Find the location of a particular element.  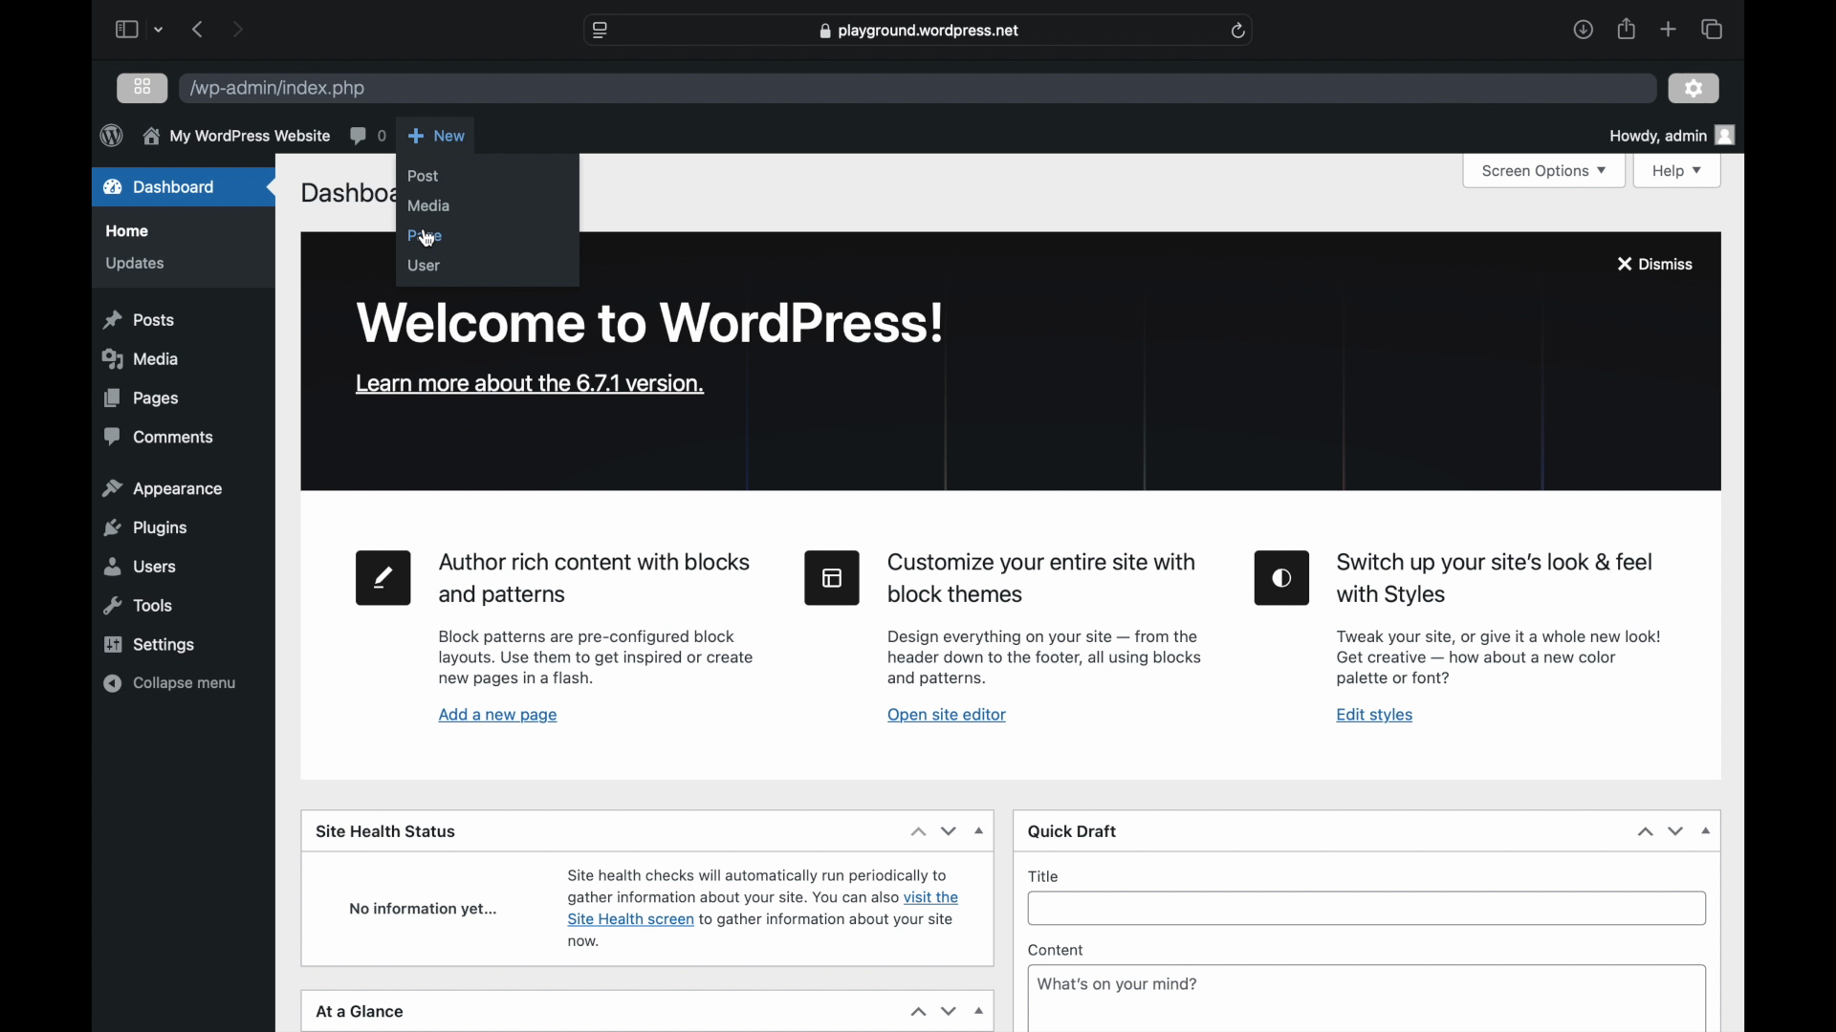

stepper buttons is located at coordinates (934, 830).